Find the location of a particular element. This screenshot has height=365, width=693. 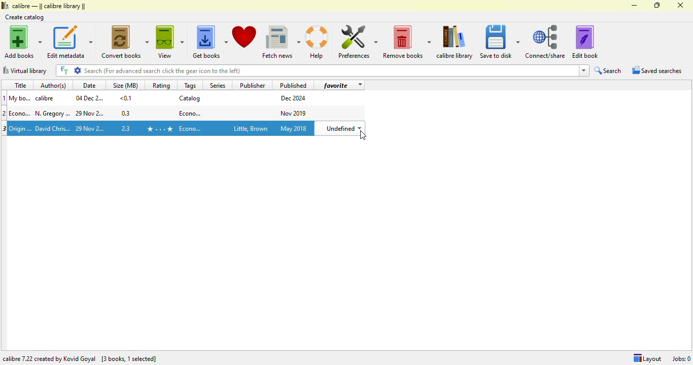

create catalog is located at coordinates (25, 17).